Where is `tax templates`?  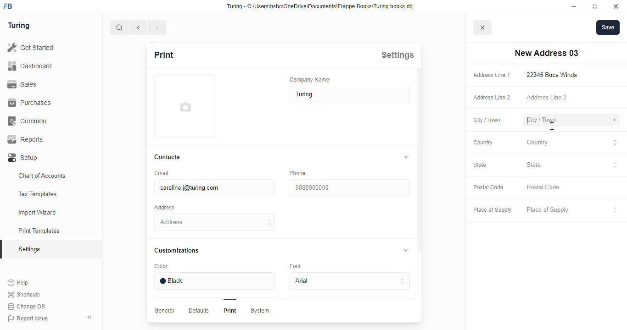
tax templates is located at coordinates (37, 194).